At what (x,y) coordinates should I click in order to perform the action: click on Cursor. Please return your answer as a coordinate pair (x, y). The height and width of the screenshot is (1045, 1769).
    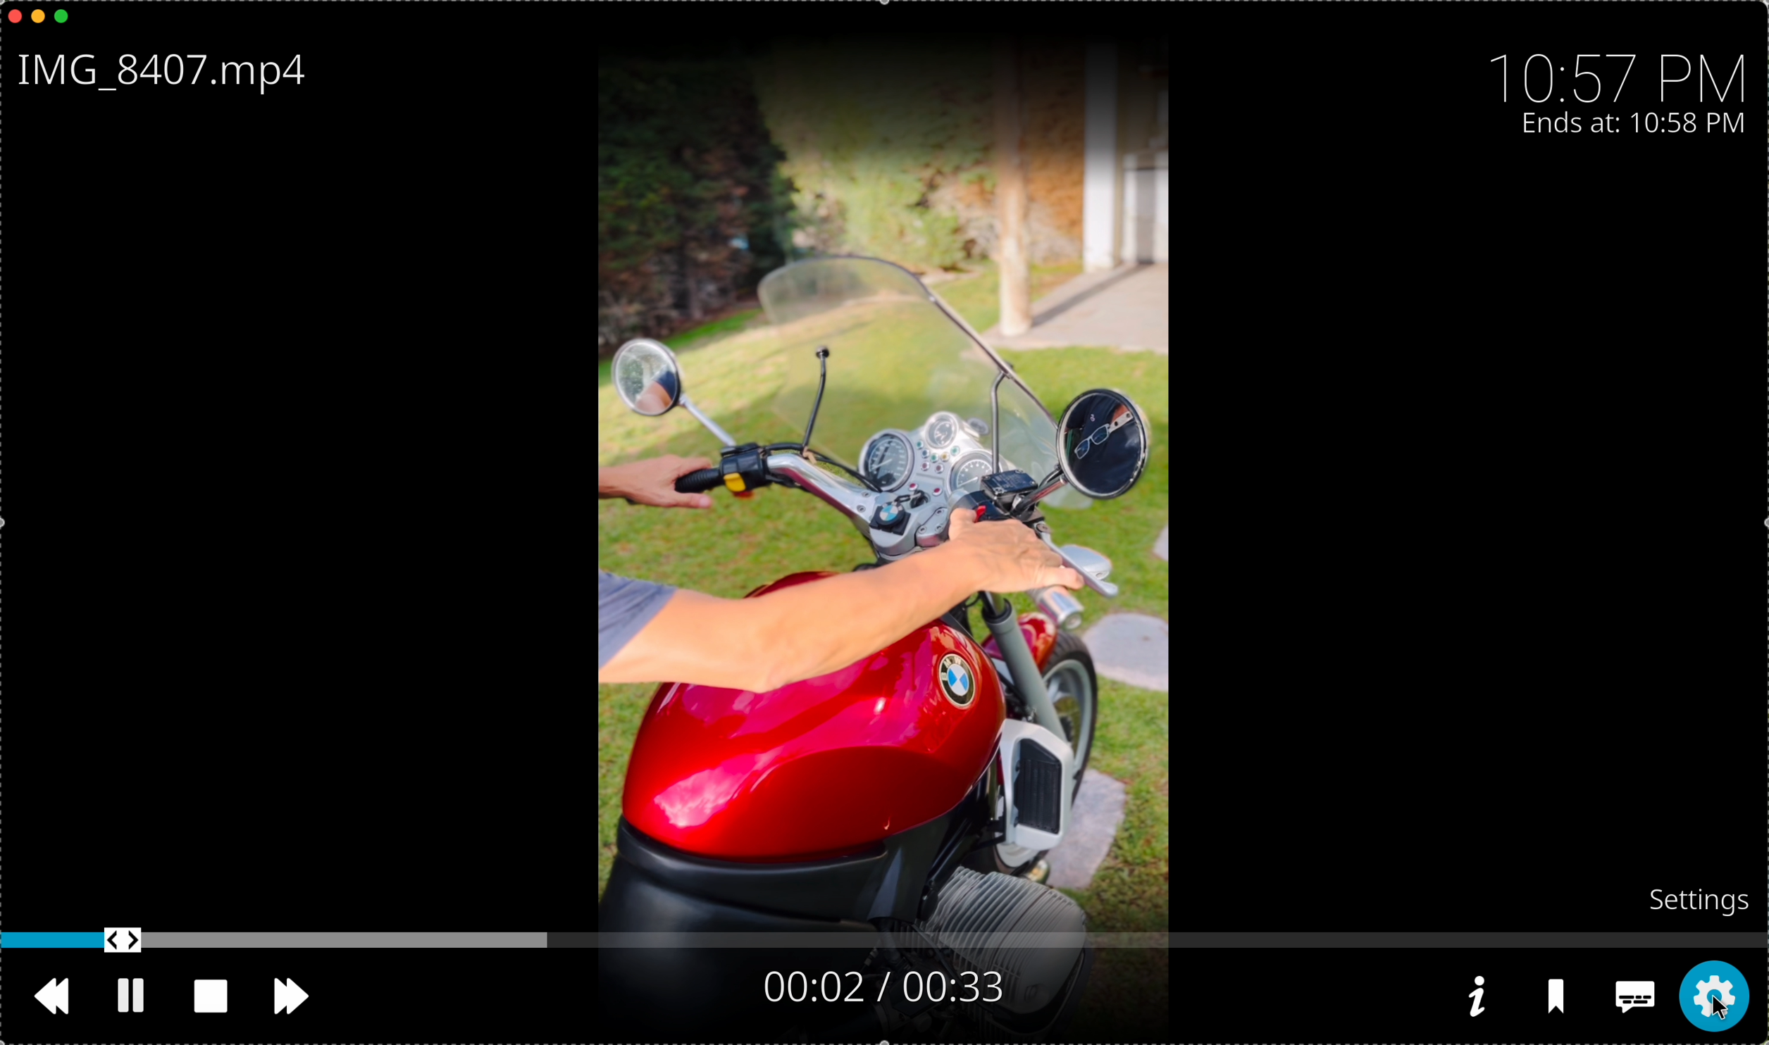
    Looking at the image, I should click on (1712, 1006).